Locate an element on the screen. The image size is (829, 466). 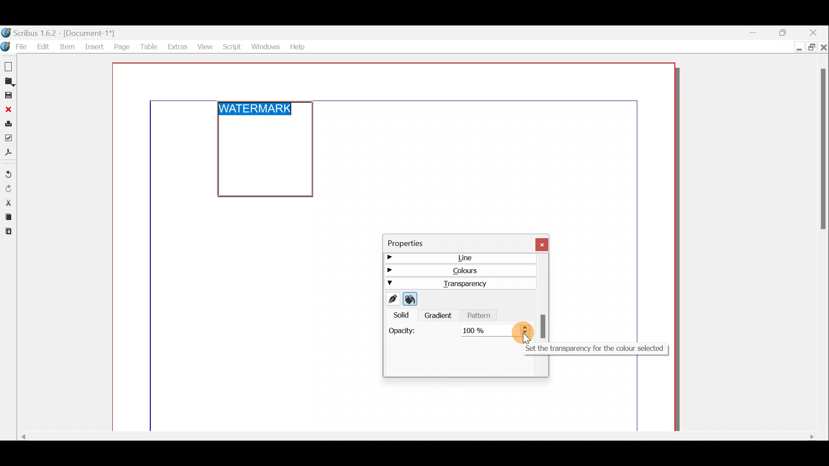
Opacity is located at coordinates (404, 334).